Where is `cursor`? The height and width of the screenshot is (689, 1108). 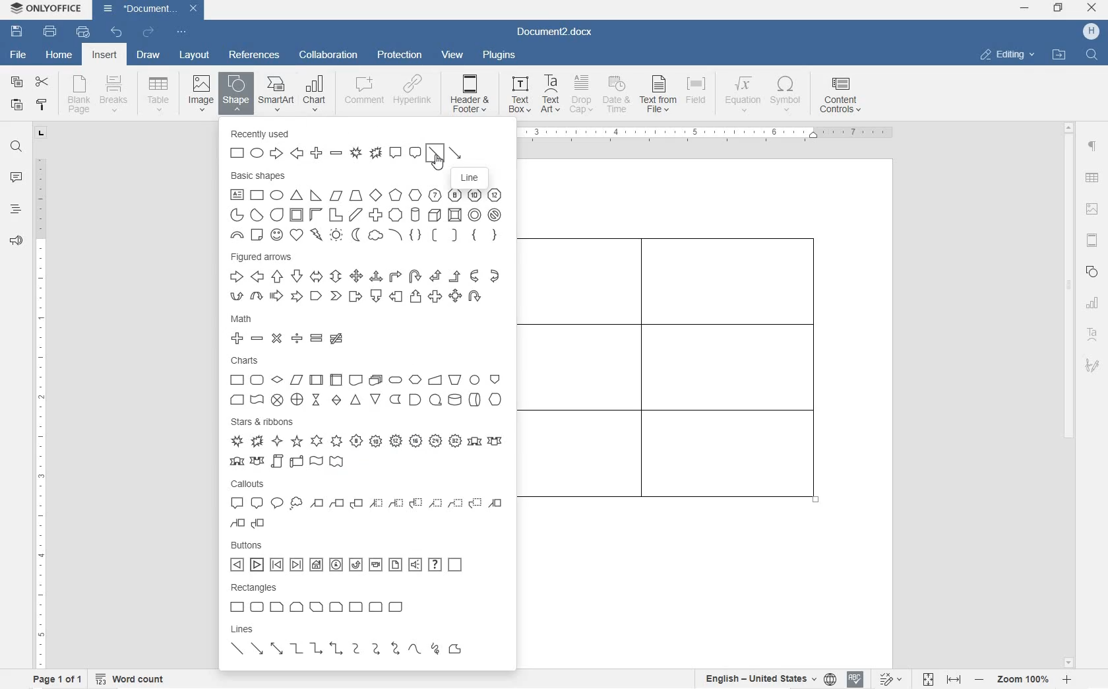
cursor is located at coordinates (437, 162).